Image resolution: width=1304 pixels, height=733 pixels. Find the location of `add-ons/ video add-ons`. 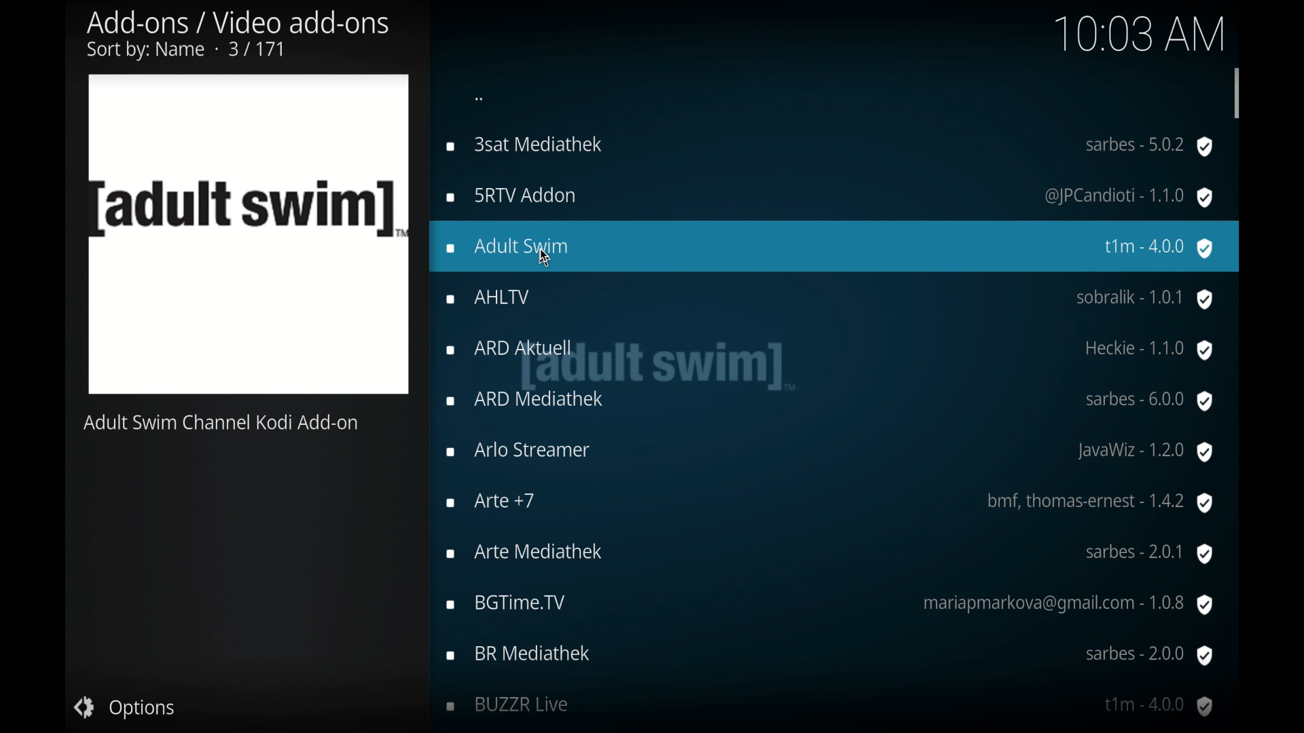

add-ons/ video add-ons is located at coordinates (238, 35).